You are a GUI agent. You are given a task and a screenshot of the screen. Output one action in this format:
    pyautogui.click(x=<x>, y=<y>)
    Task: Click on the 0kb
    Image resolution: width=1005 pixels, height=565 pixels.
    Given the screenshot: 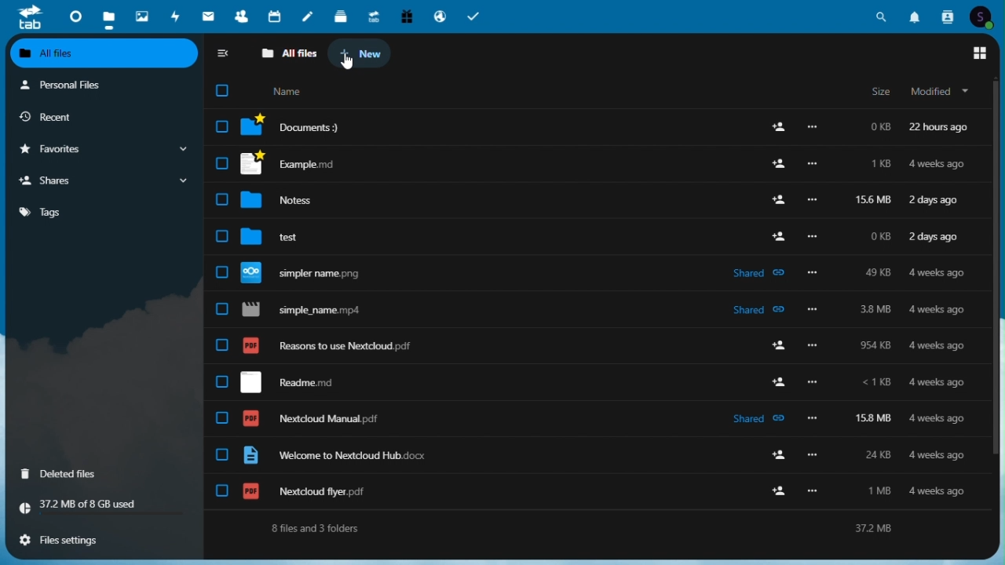 What is the action you would take?
    pyautogui.click(x=876, y=236)
    